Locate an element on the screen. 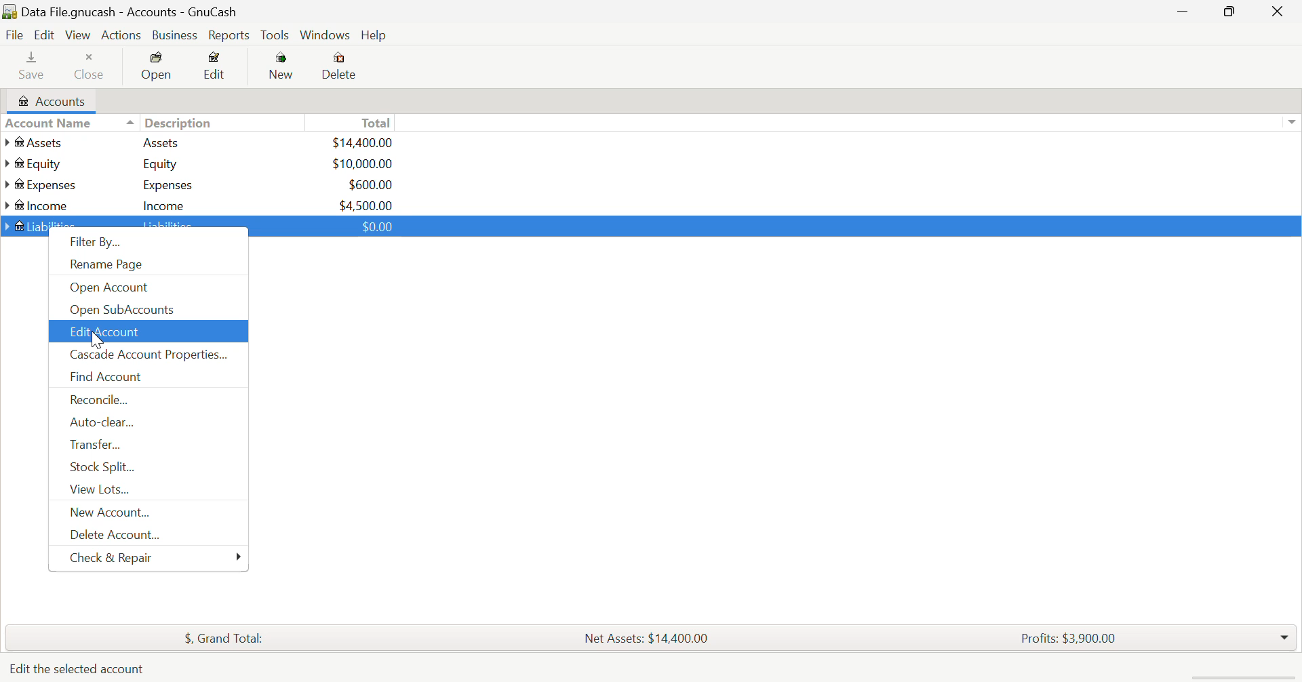  USD is located at coordinates (374, 226).